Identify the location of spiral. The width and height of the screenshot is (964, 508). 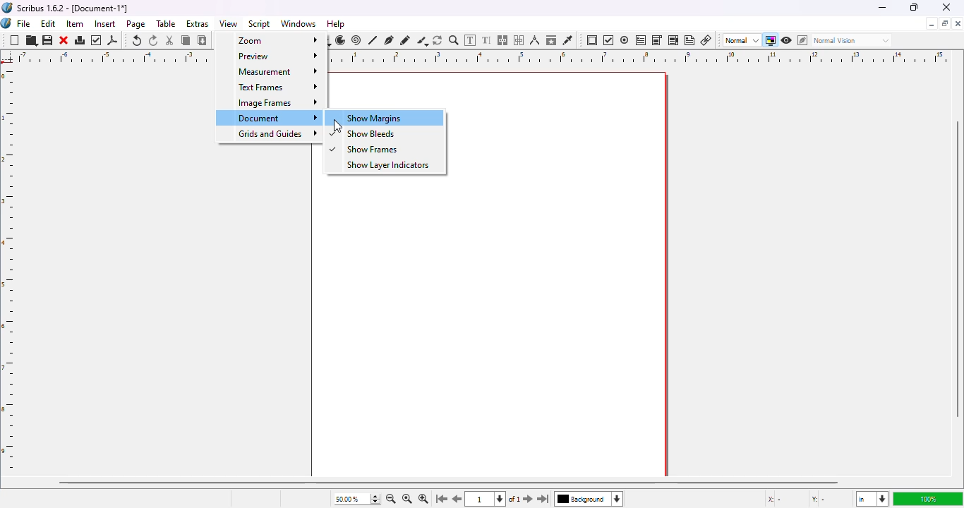
(356, 40).